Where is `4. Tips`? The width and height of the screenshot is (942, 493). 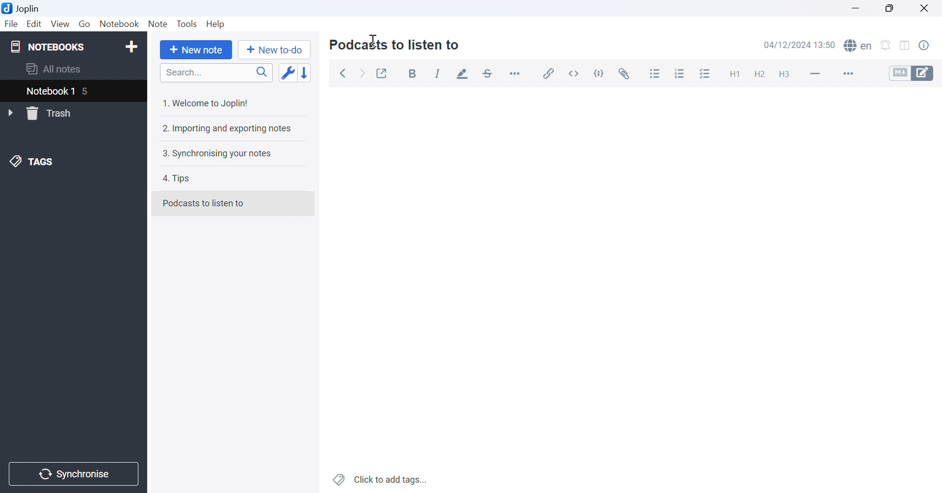
4. Tips is located at coordinates (180, 179).